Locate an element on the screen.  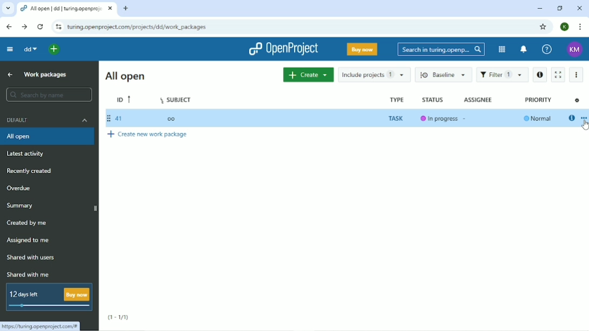
Search is located at coordinates (441, 50).